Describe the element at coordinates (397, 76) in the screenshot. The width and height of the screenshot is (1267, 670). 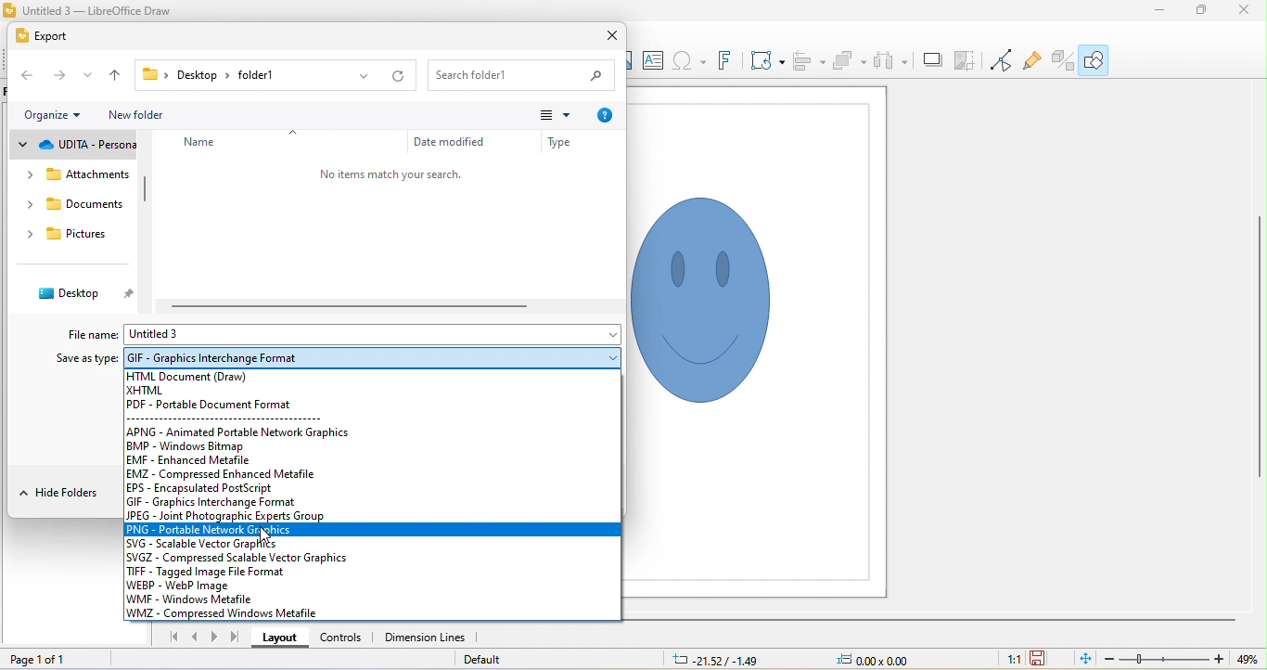
I see `refresh` at that location.